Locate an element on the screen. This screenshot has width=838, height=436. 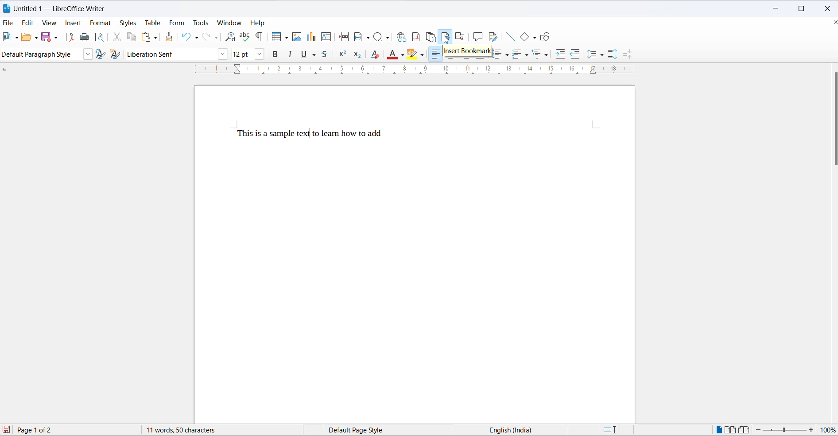
find and replace is located at coordinates (230, 36).